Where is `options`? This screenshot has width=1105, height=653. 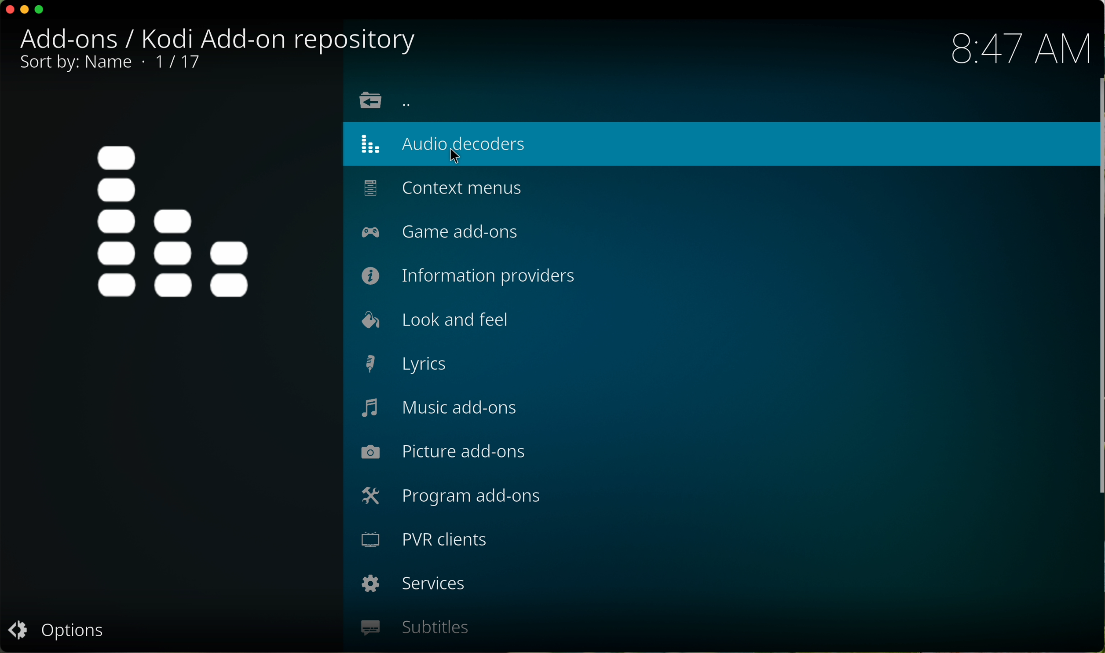
options is located at coordinates (56, 633).